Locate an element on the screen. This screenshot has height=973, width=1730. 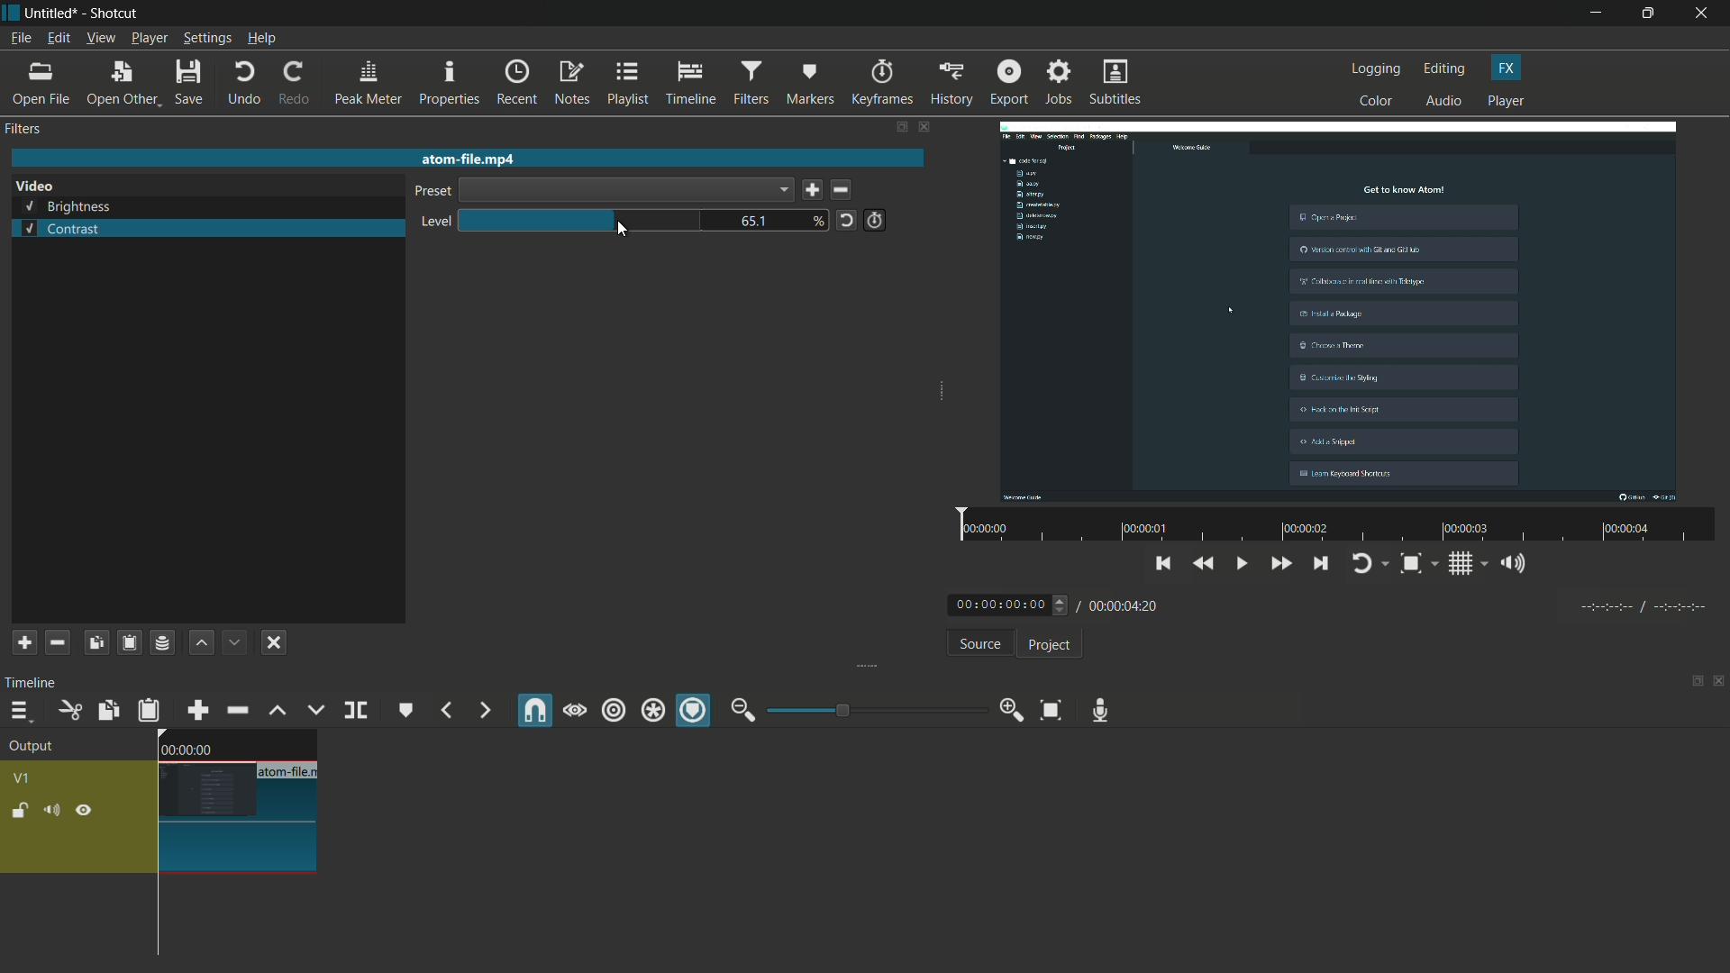
jobs is located at coordinates (1059, 83).